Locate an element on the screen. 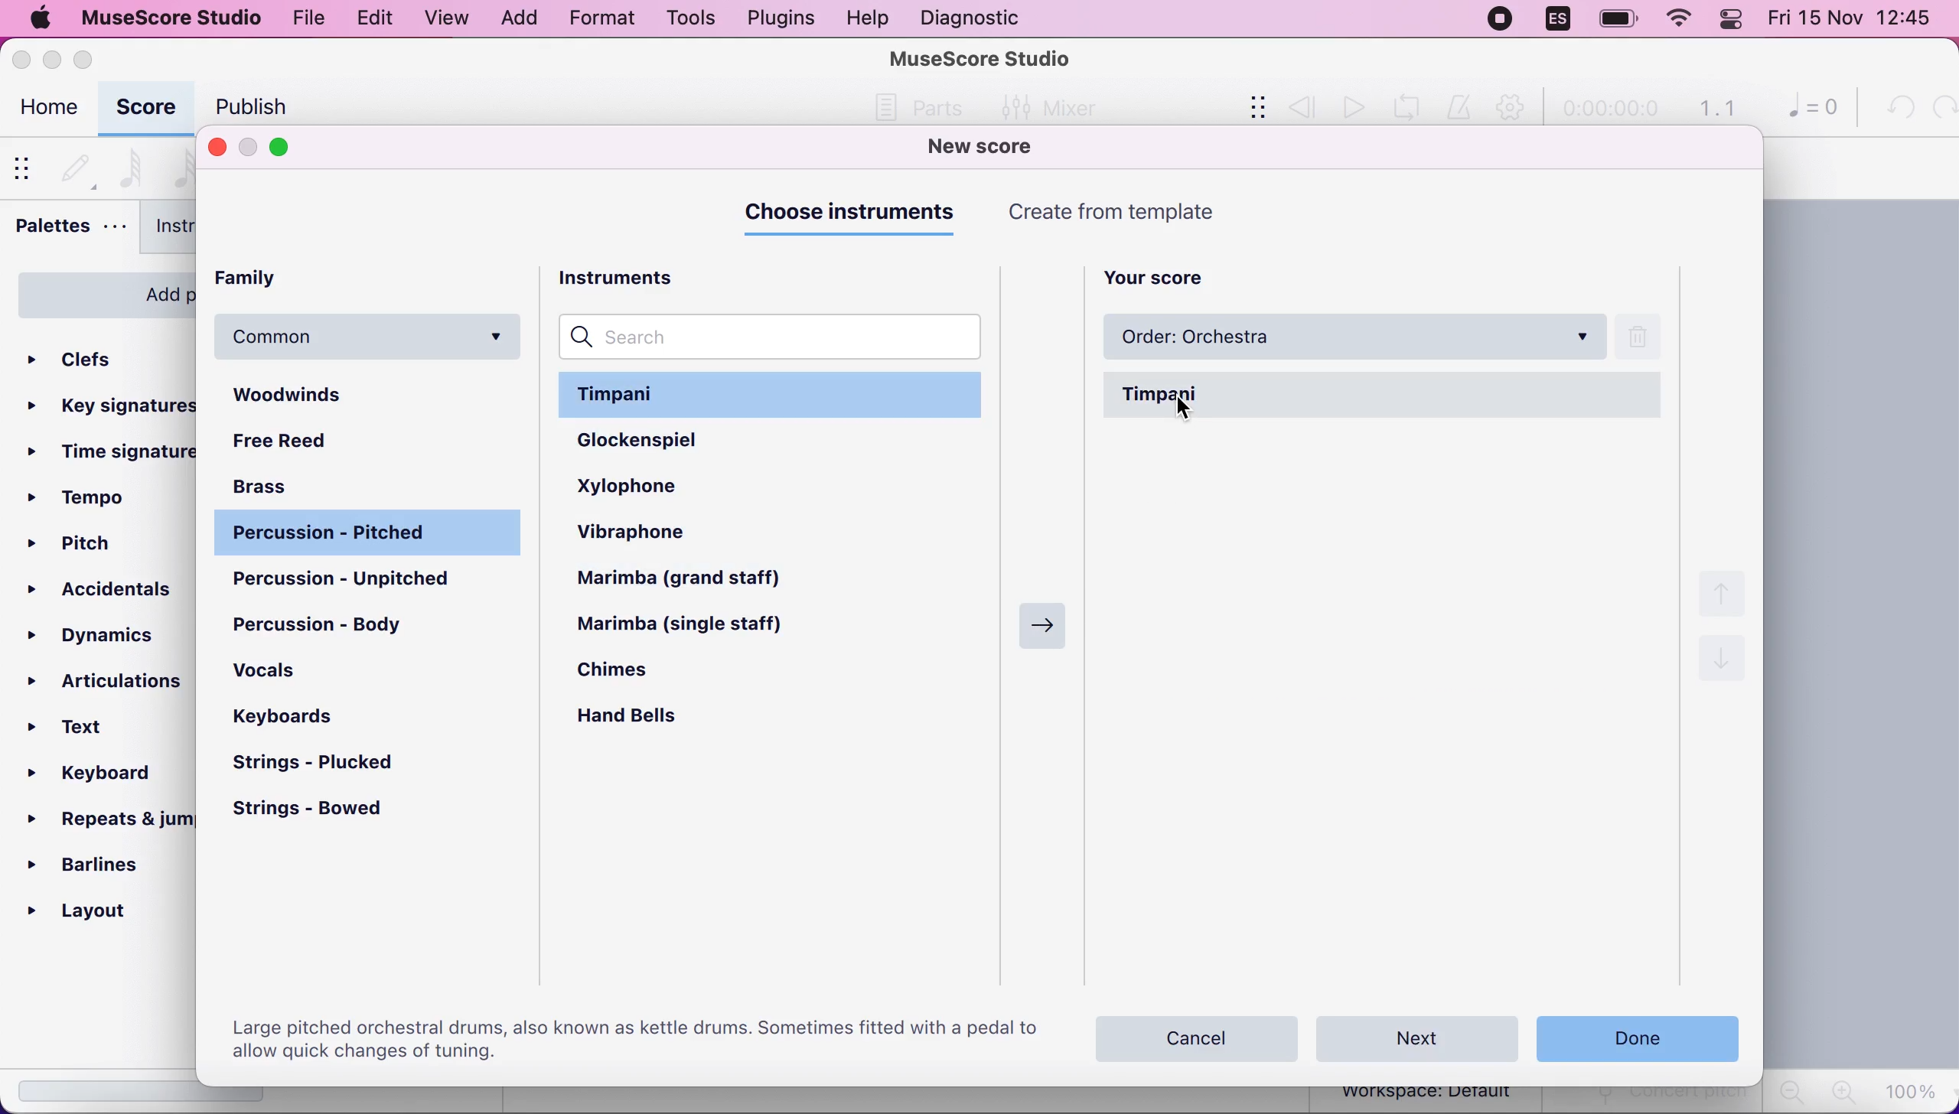 This screenshot has width=1959, height=1114. diagnostic is located at coordinates (975, 18).